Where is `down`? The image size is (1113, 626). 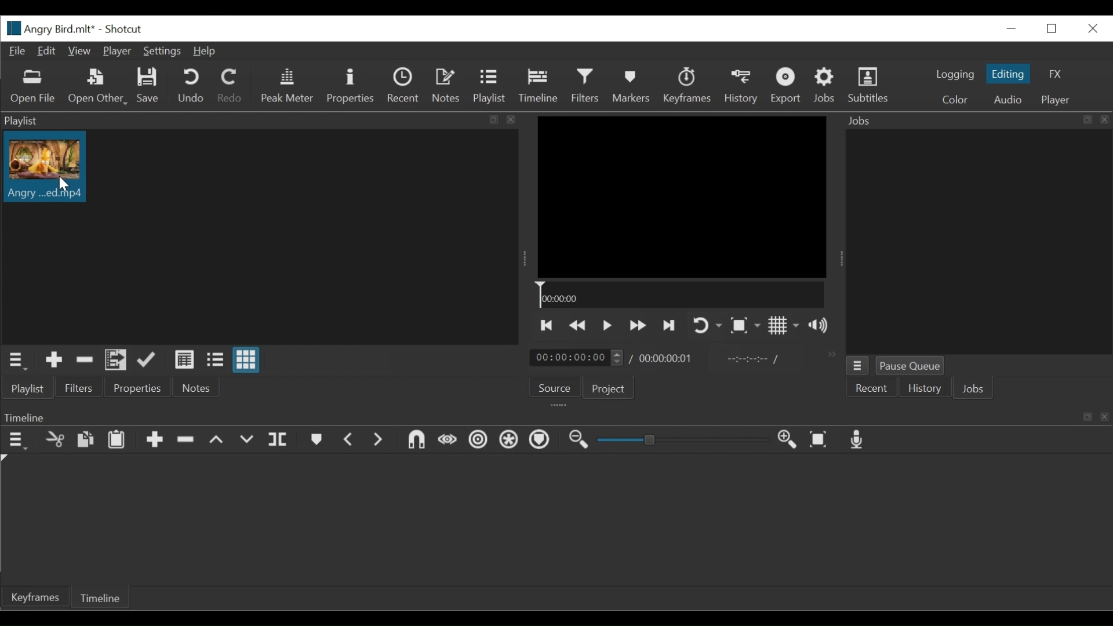 down is located at coordinates (250, 440).